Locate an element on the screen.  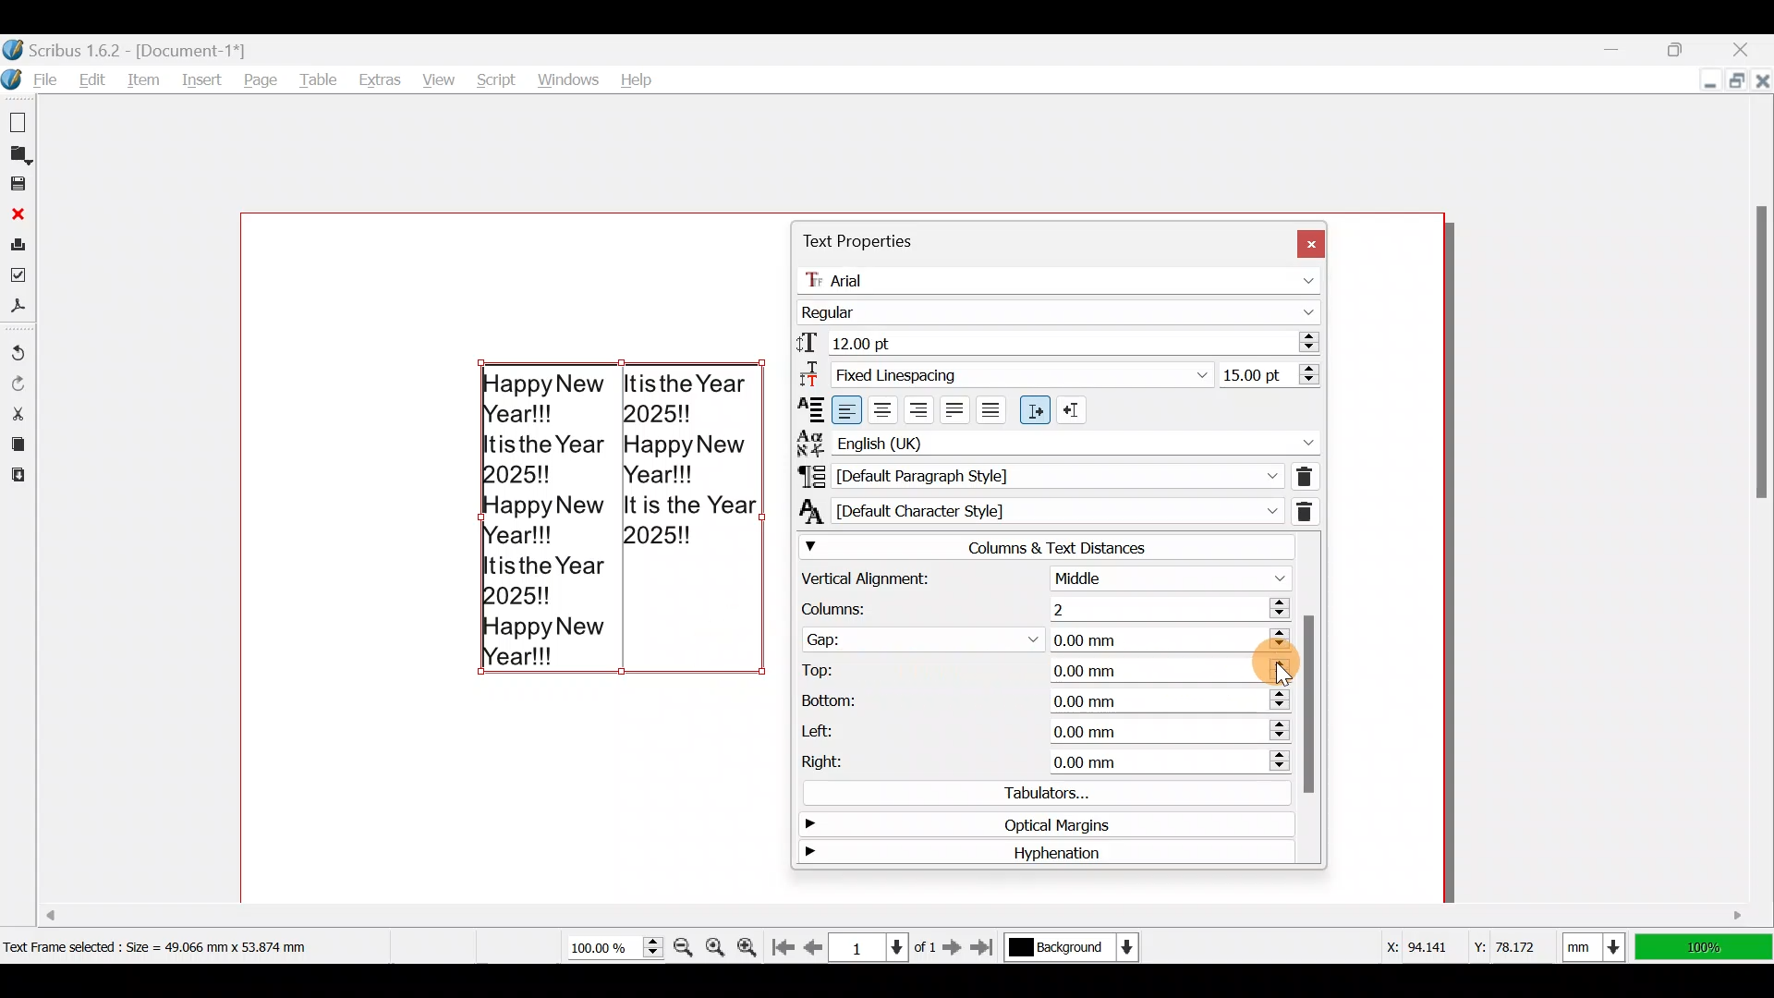
View is located at coordinates (436, 76).